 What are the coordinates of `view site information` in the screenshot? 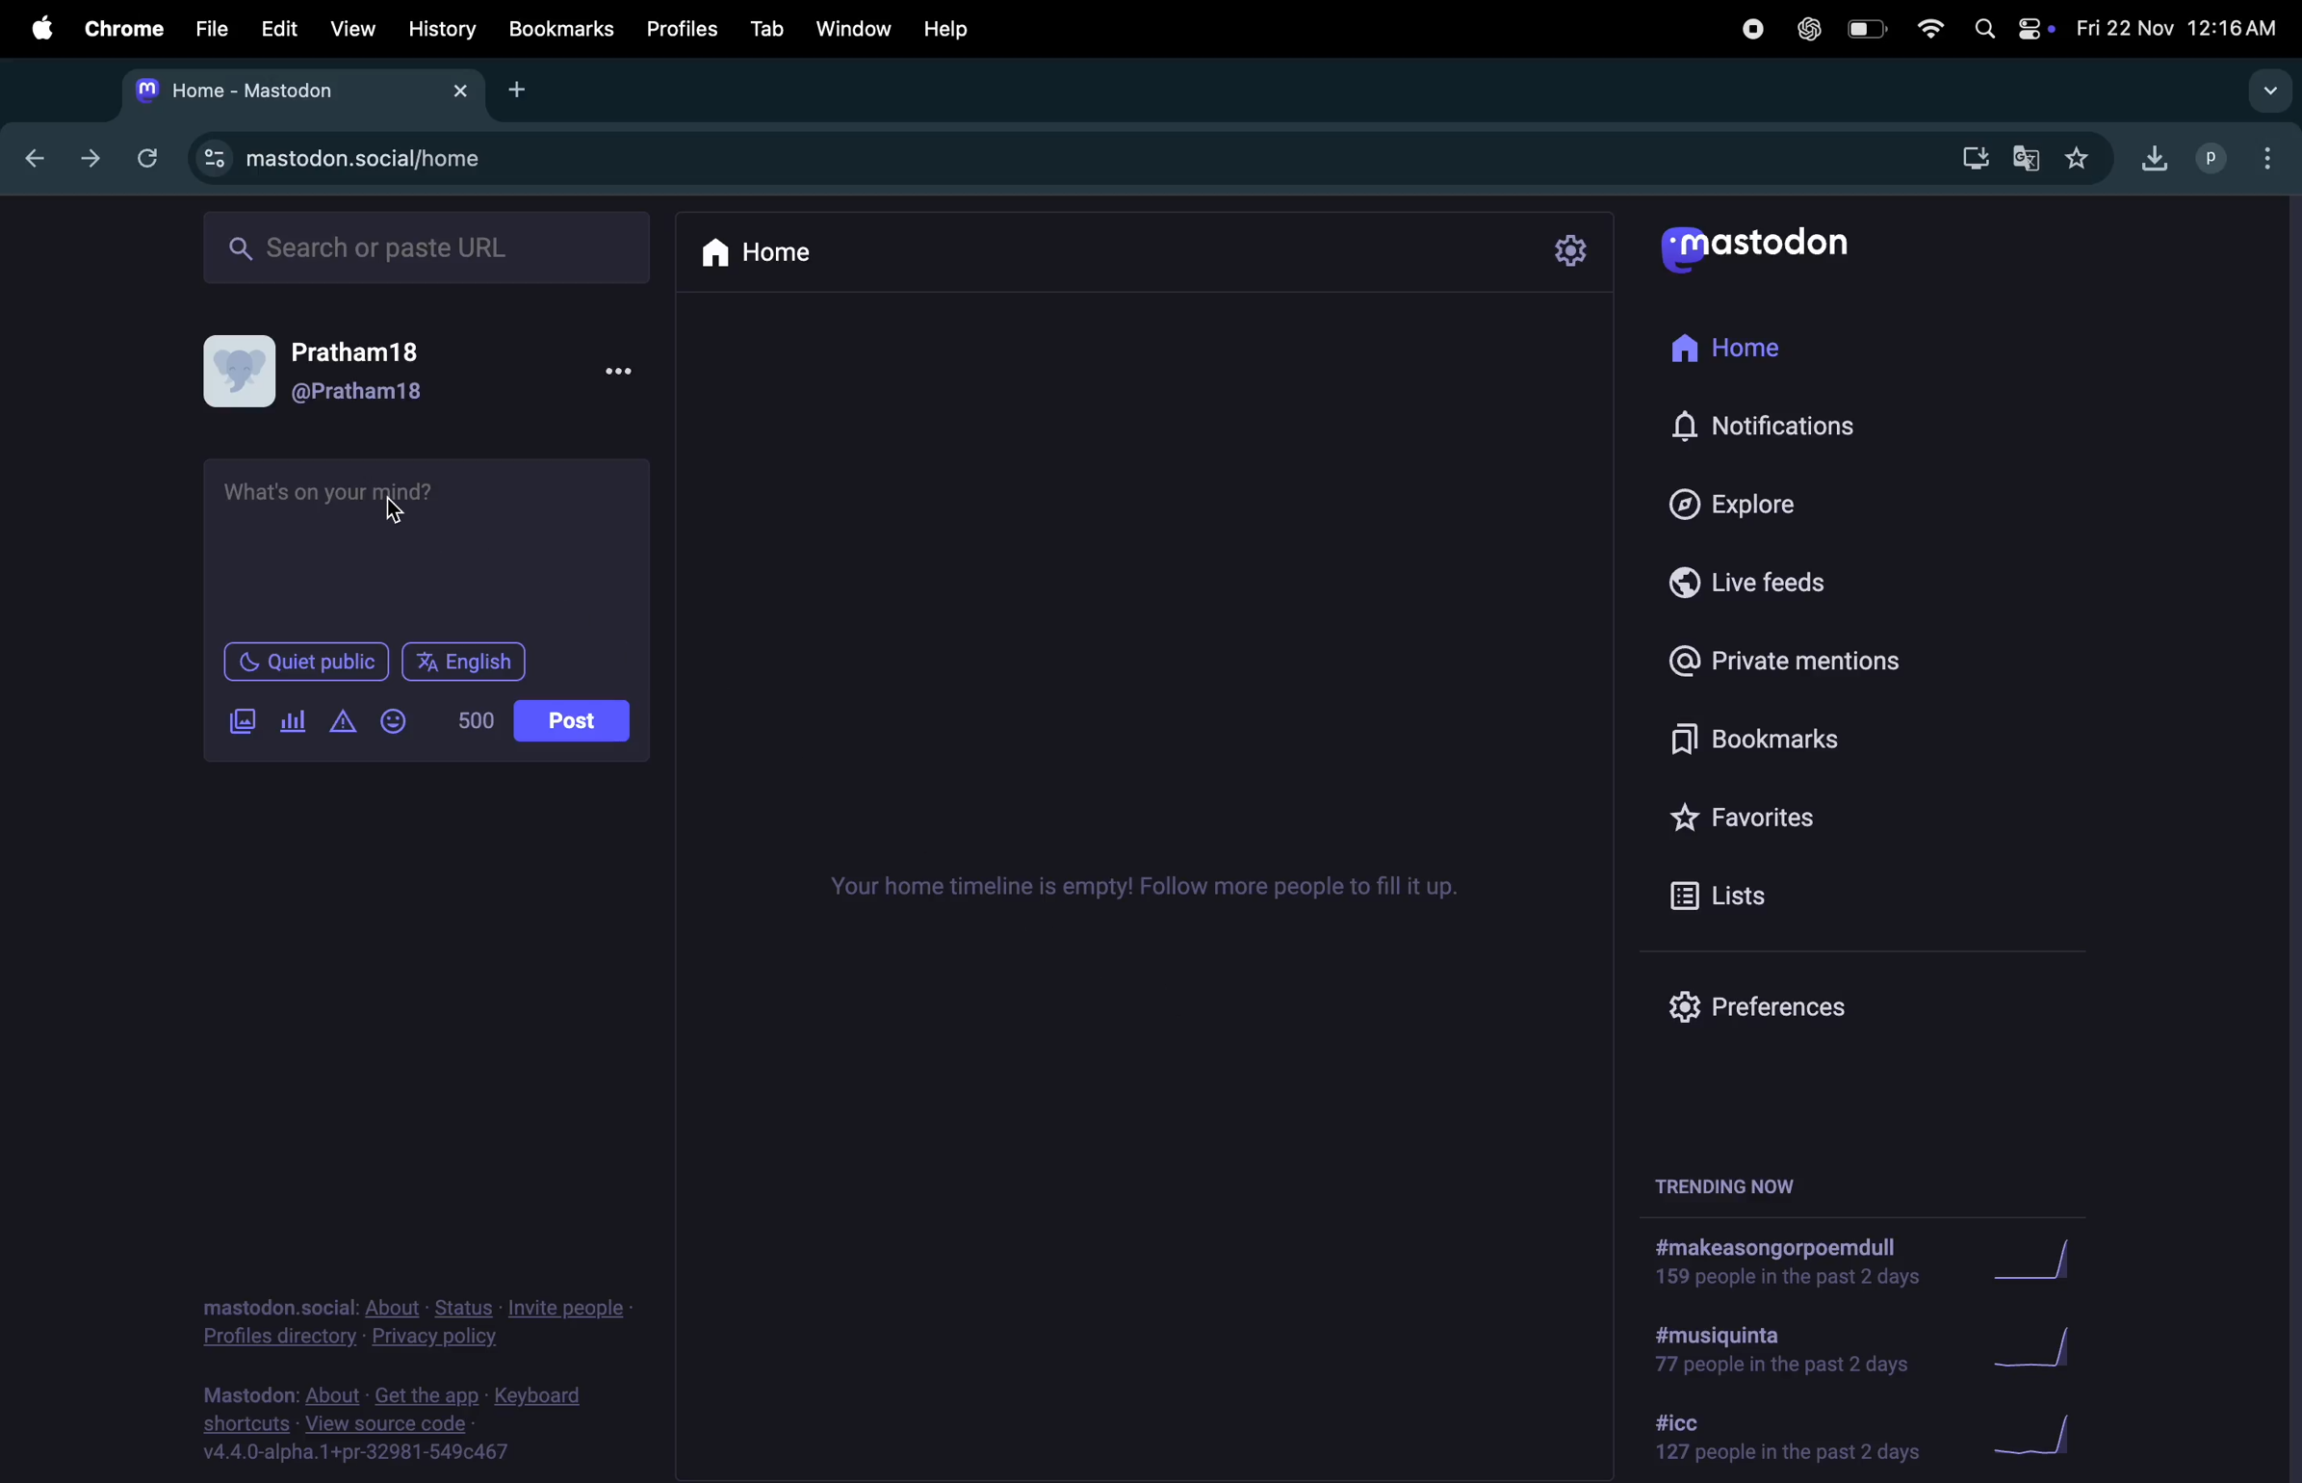 It's located at (210, 157).